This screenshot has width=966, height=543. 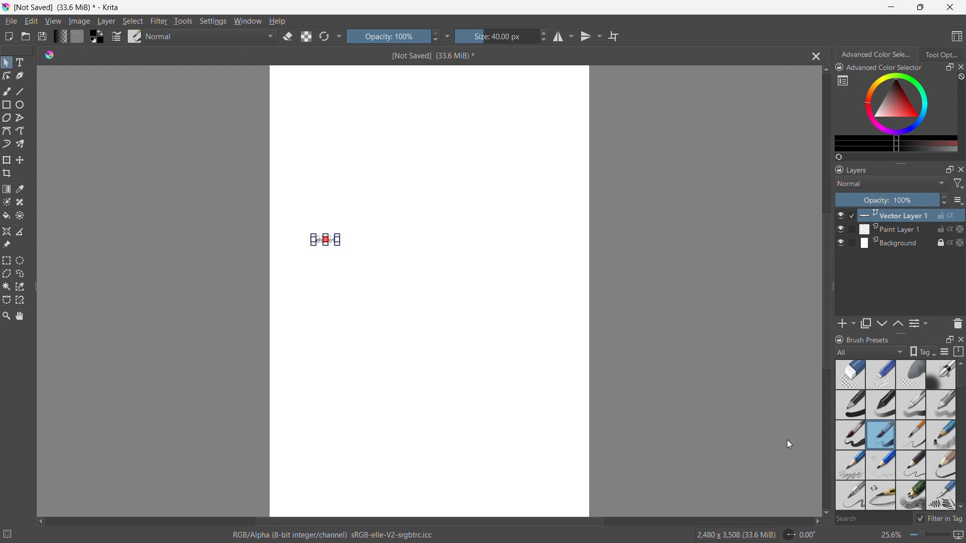 I want to click on no selection, so click(x=12, y=532).